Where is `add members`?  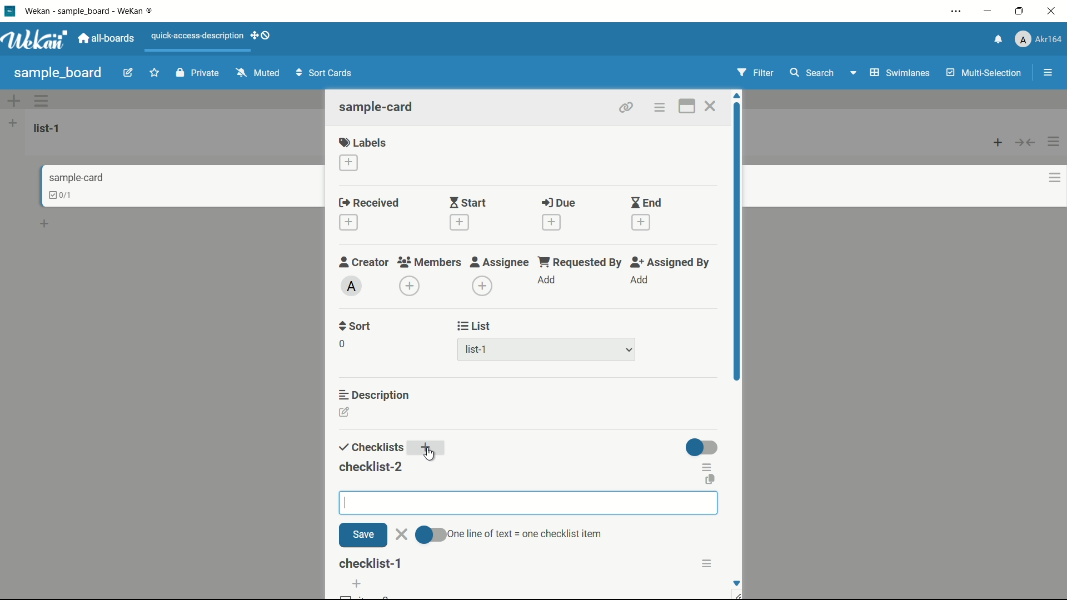
add members is located at coordinates (411, 287).